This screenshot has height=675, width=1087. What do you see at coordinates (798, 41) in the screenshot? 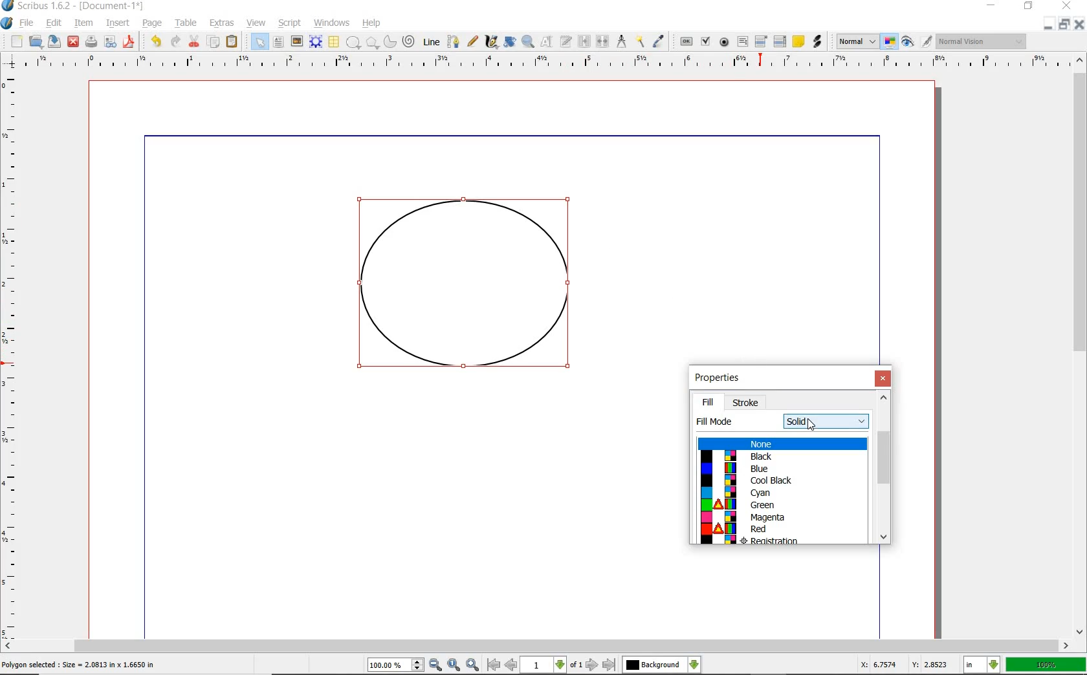
I see `TEXT ANNOATATION` at bounding box center [798, 41].